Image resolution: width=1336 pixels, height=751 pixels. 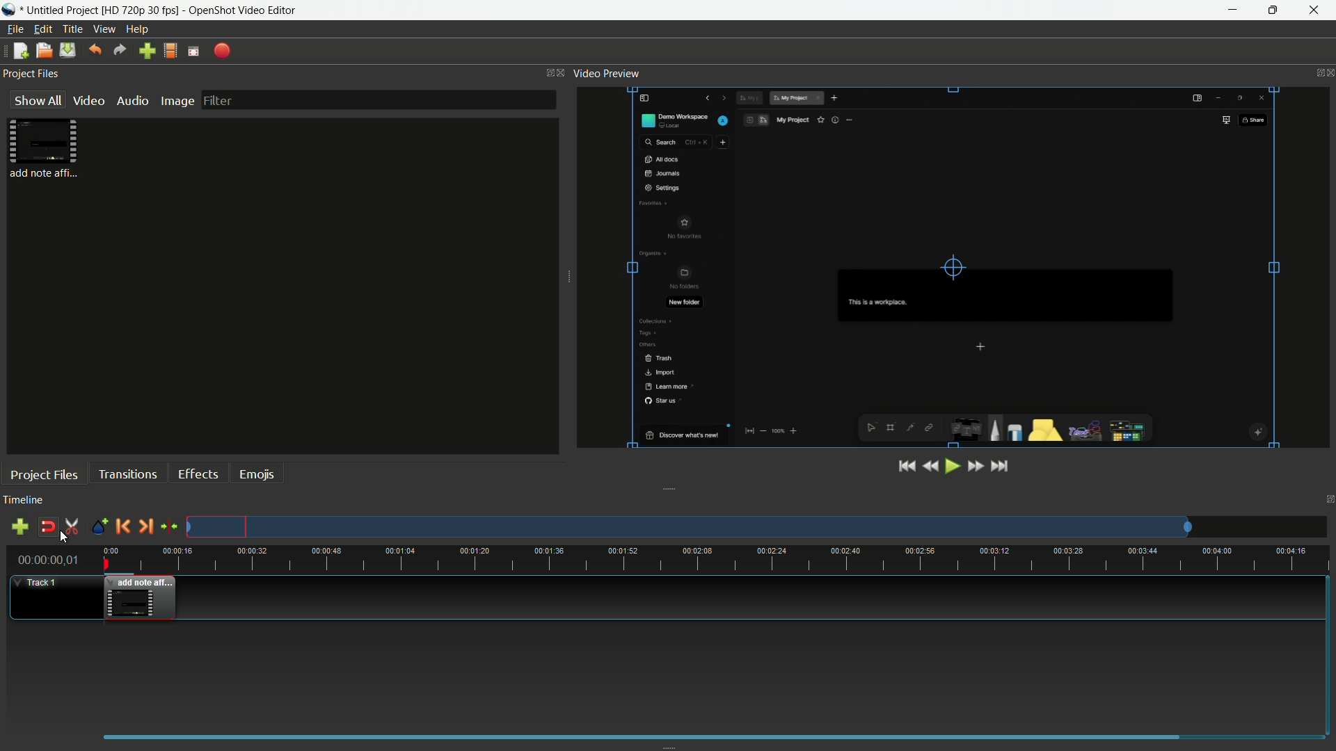 What do you see at coordinates (545, 73) in the screenshot?
I see `change layout` at bounding box center [545, 73].